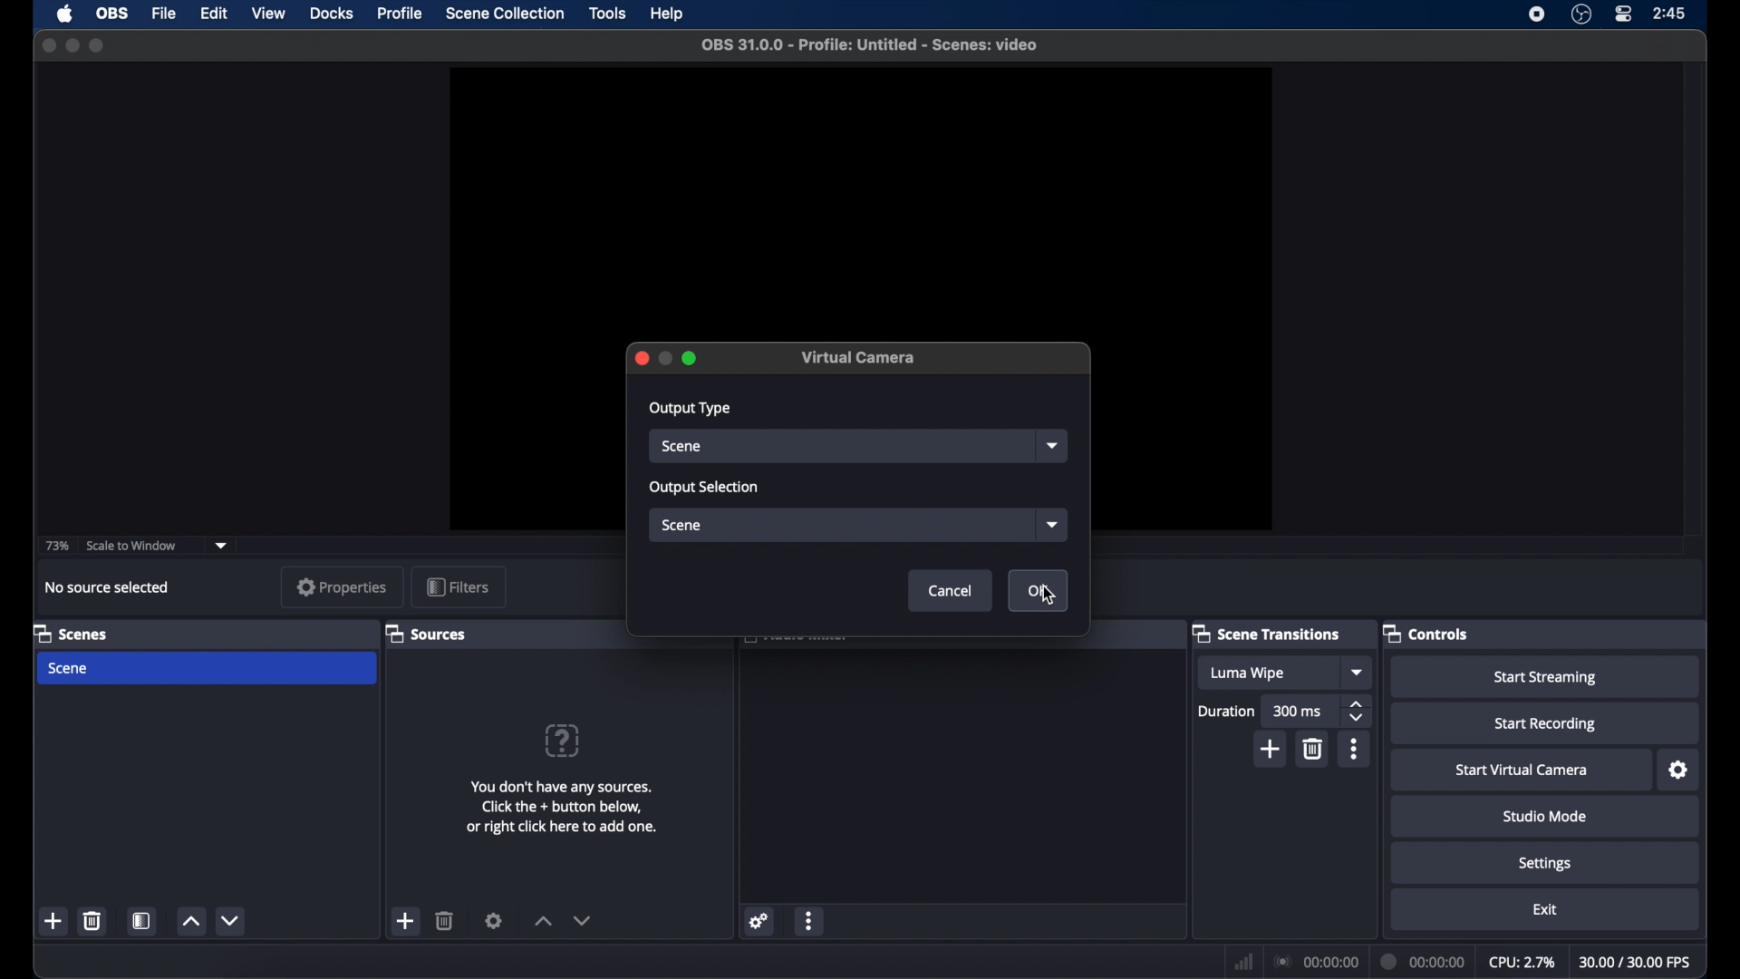 The width and height of the screenshot is (1740, 979). I want to click on delete, so click(1312, 750).